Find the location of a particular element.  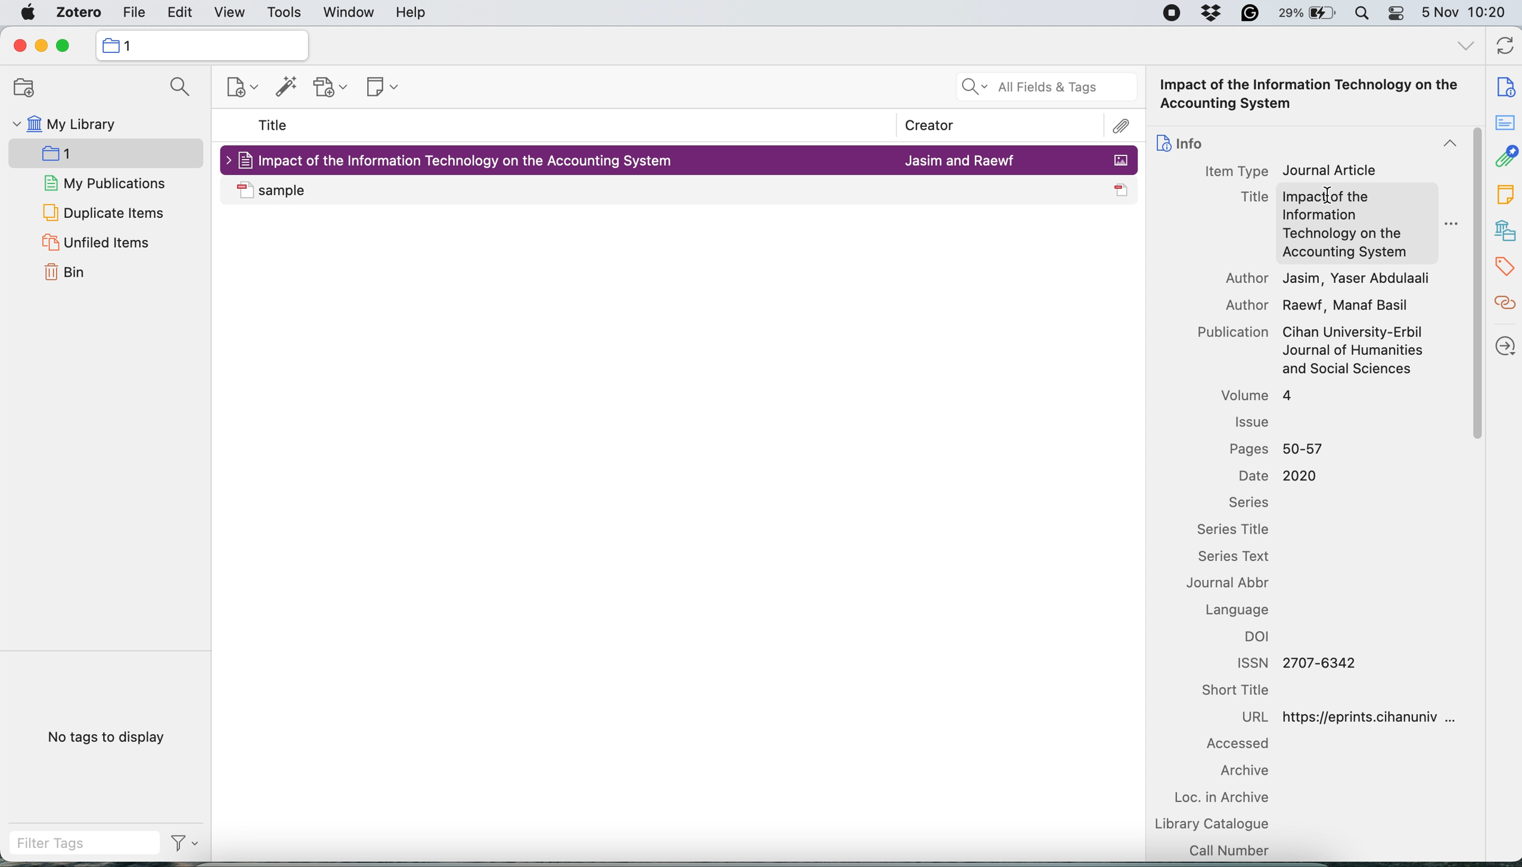

Cihan University-Erbil Journal of Humanities and Social Sciences is located at coordinates (1355, 351).